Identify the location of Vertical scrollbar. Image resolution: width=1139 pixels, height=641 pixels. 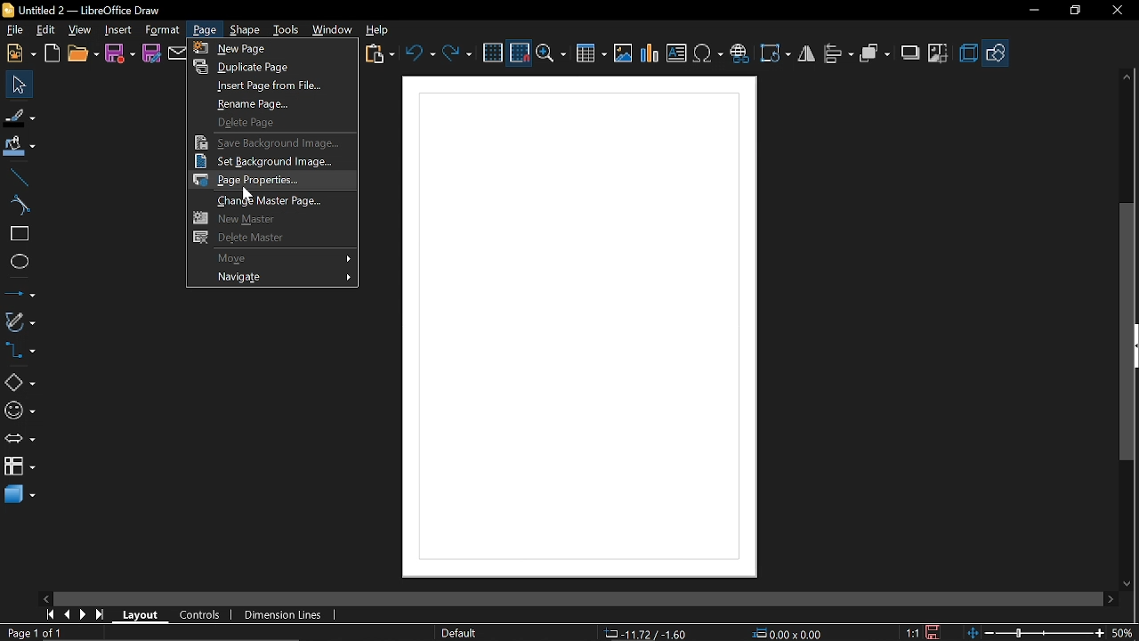
(1131, 332).